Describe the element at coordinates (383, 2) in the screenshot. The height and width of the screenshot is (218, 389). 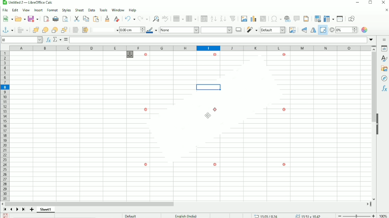
I see `Close` at that location.